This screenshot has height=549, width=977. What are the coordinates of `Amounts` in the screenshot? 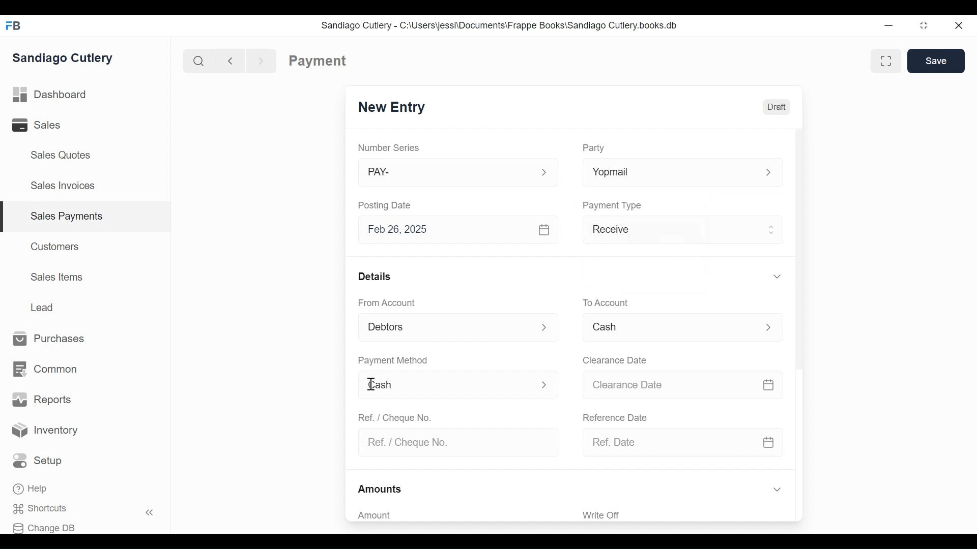 It's located at (381, 490).